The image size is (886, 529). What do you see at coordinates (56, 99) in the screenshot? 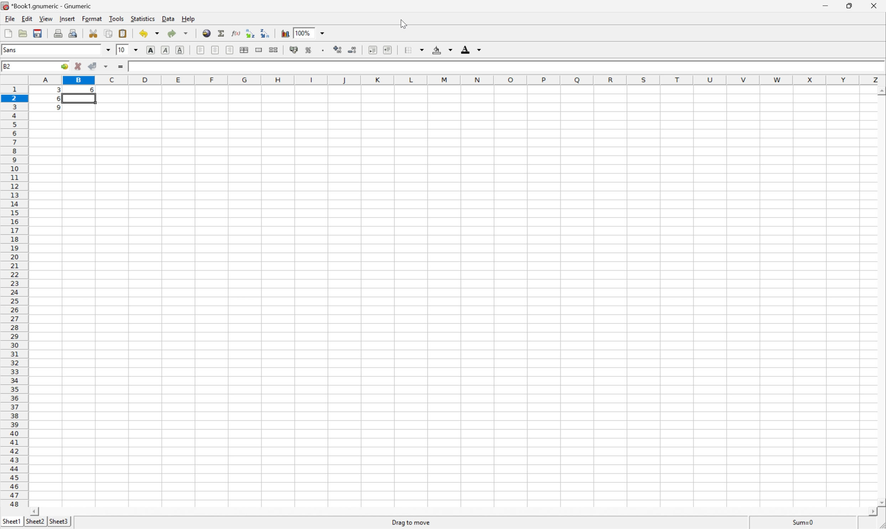
I see `6` at bounding box center [56, 99].